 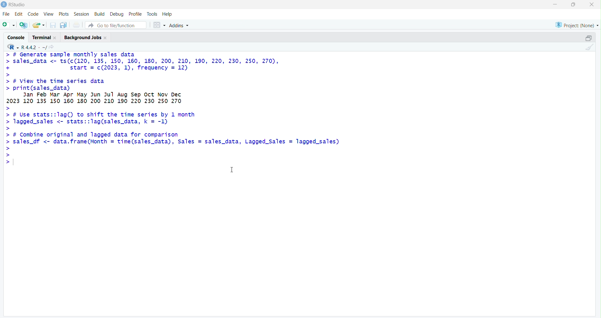 What do you see at coordinates (24, 25) in the screenshot?
I see `create a new project` at bounding box center [24, 25].